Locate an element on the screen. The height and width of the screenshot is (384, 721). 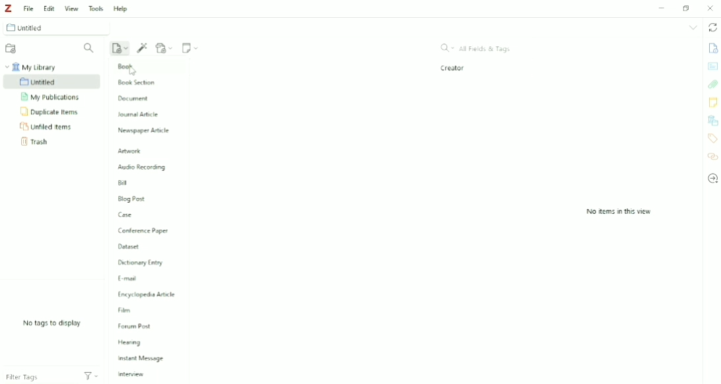
File is located at coordinates (28, 8).